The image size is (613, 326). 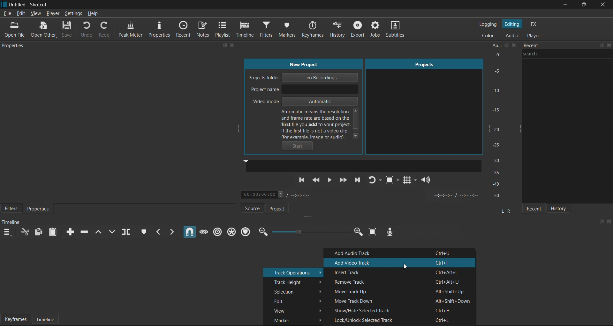 What do you see at coordinates (569, 57) in the screenshot?
I see `search` at bounding box center [569, 57].